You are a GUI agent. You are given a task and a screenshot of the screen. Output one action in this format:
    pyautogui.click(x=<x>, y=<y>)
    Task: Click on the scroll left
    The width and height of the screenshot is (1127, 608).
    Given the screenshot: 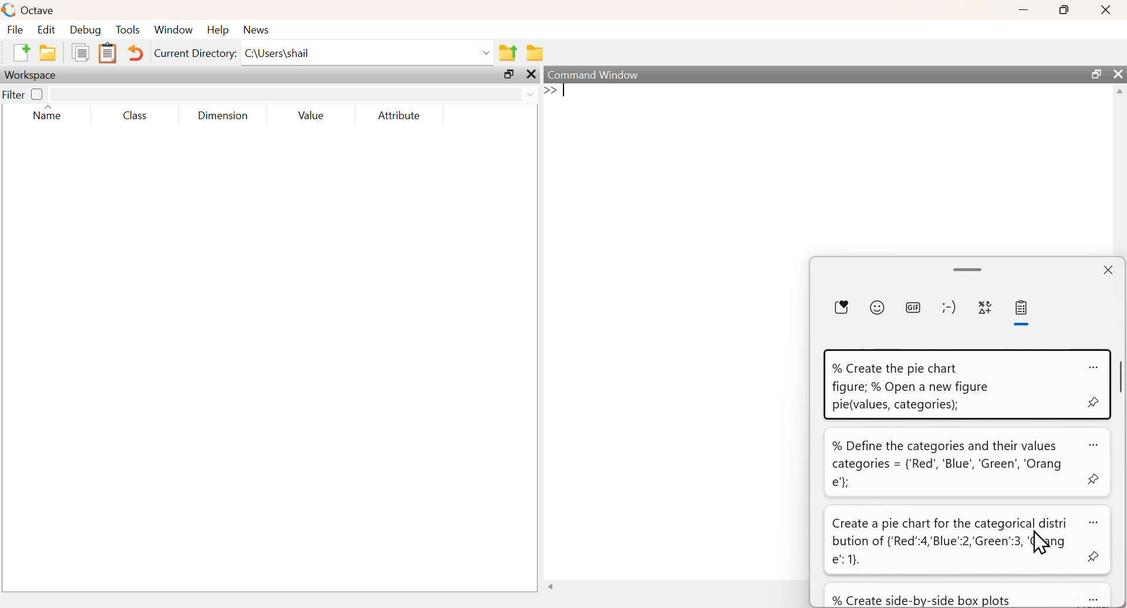 What is the action you would take?
    pyautogui.click(x=553, y=586)
    